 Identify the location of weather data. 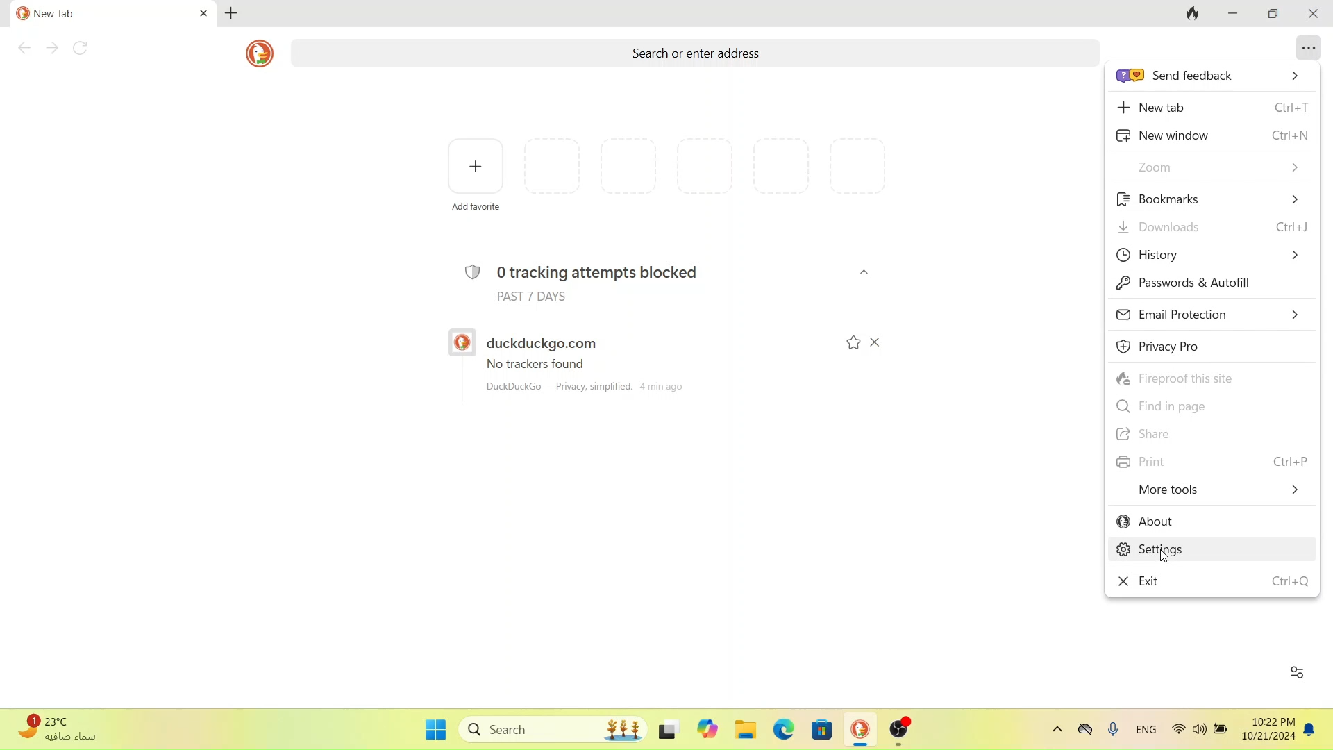
(59, 728).